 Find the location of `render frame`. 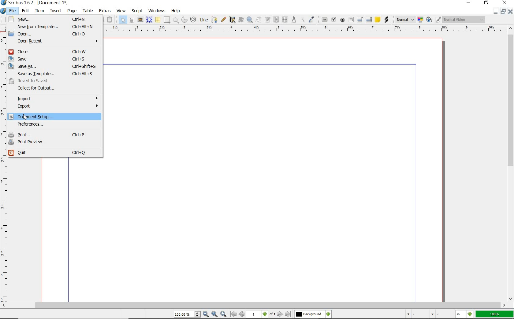

render frame is located at coordinates (149, 20).